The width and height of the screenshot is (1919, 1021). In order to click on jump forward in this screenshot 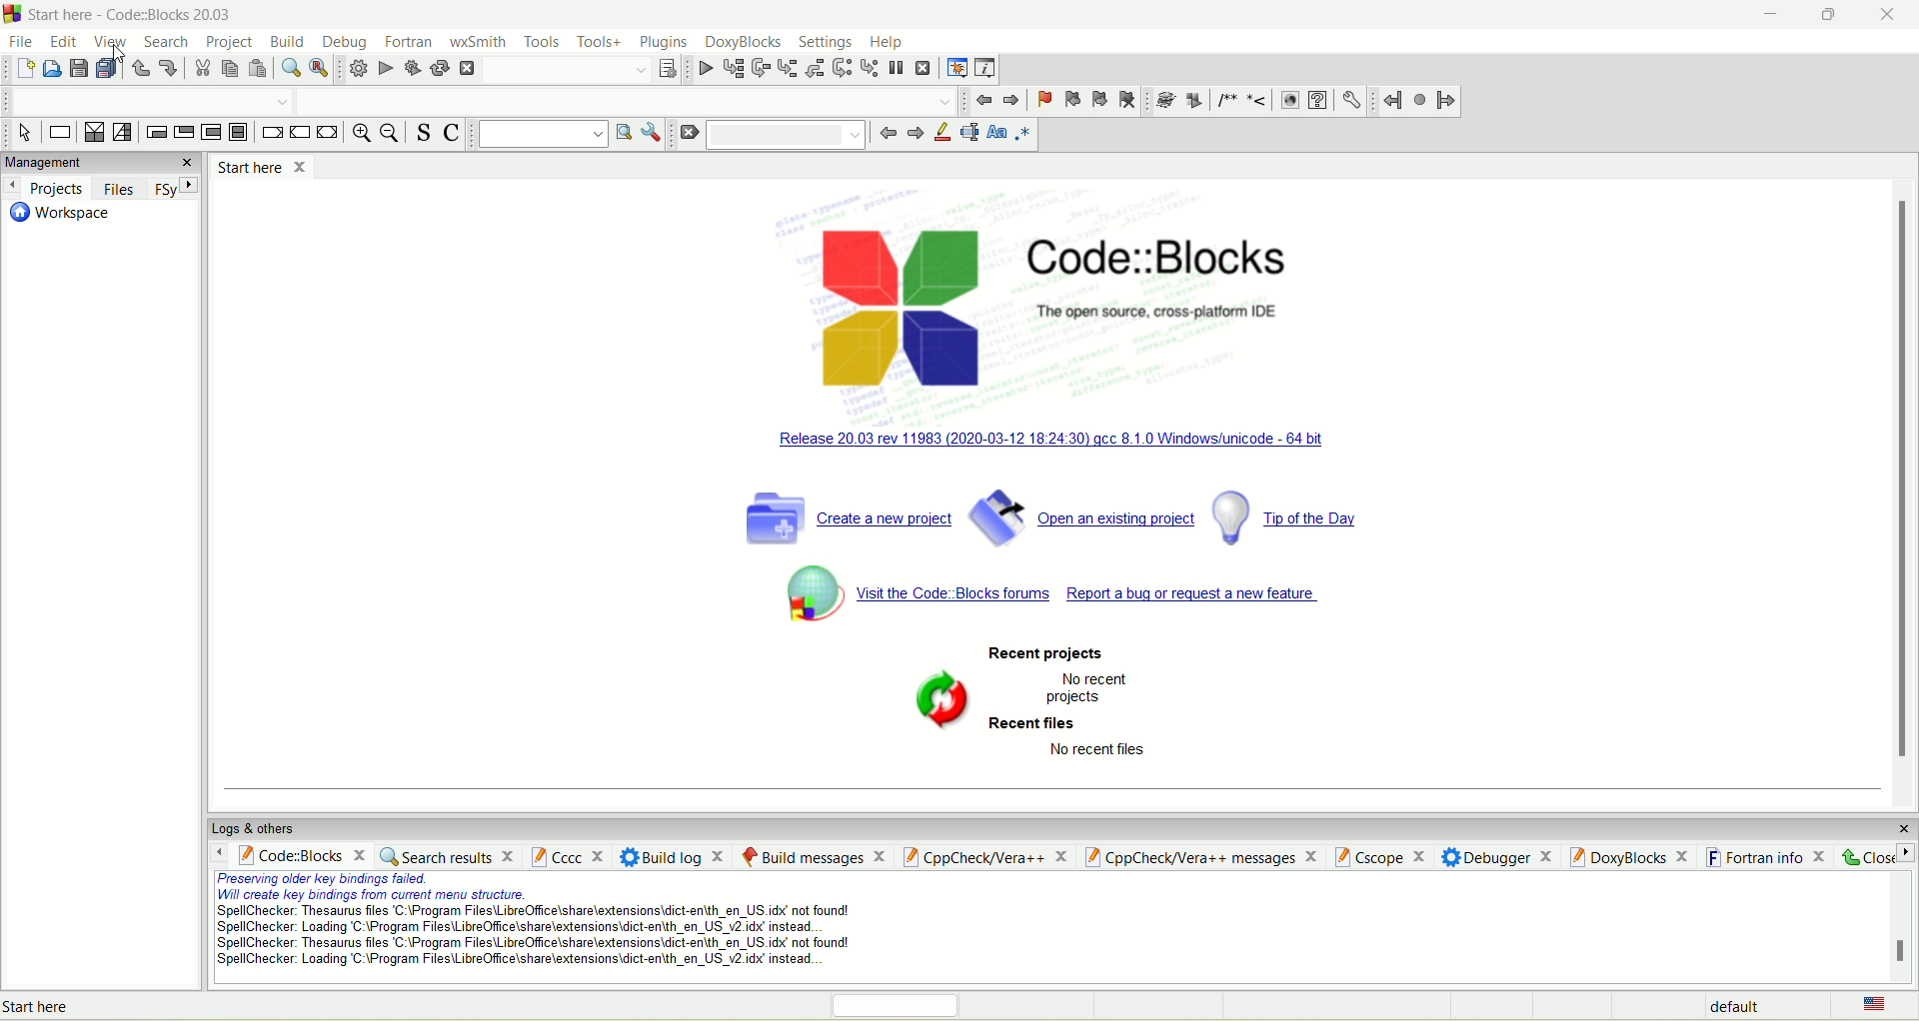, I will do `click(1443, 101)`.